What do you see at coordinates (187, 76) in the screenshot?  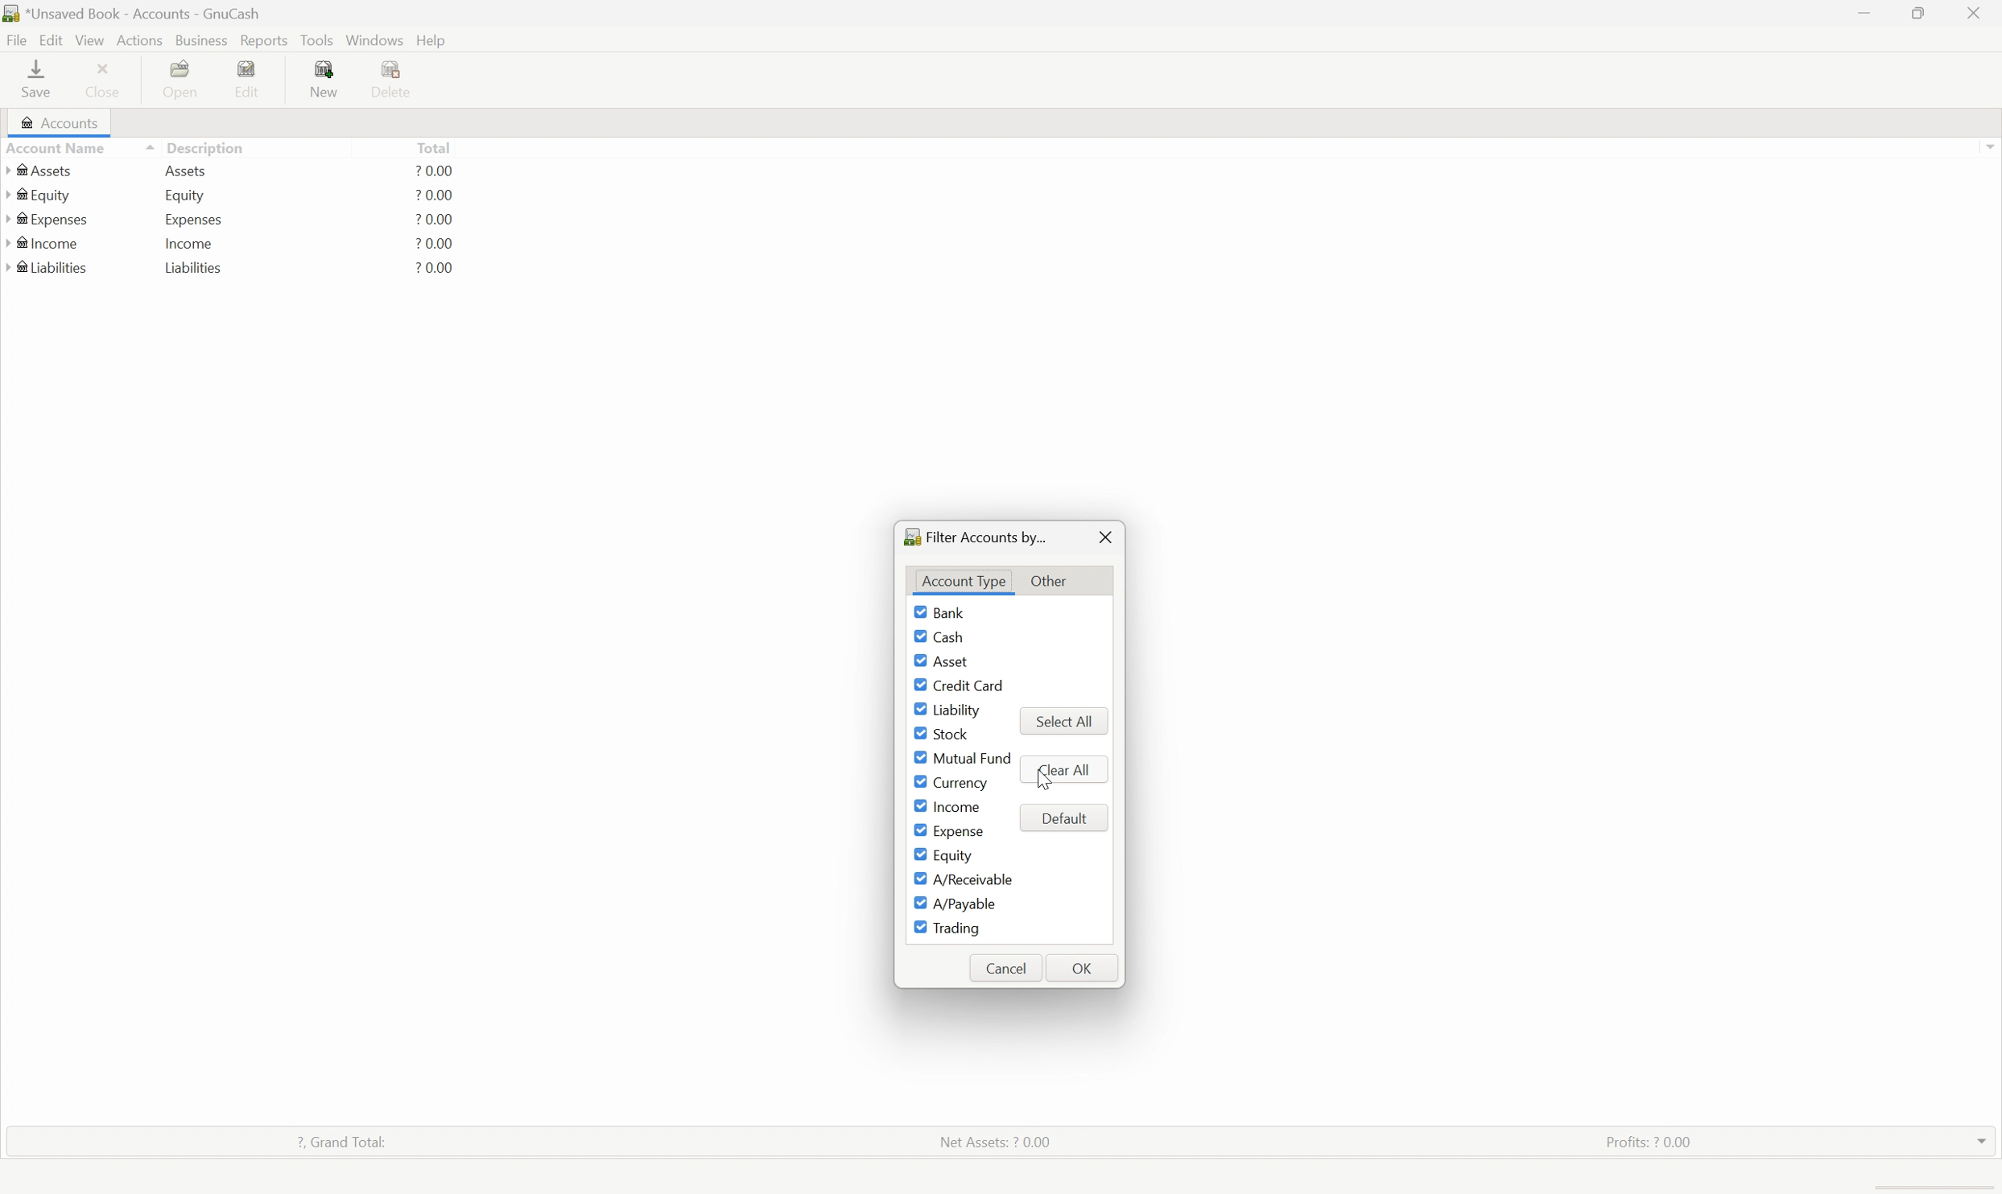 I see `Open` at bounding box center [187, 76].